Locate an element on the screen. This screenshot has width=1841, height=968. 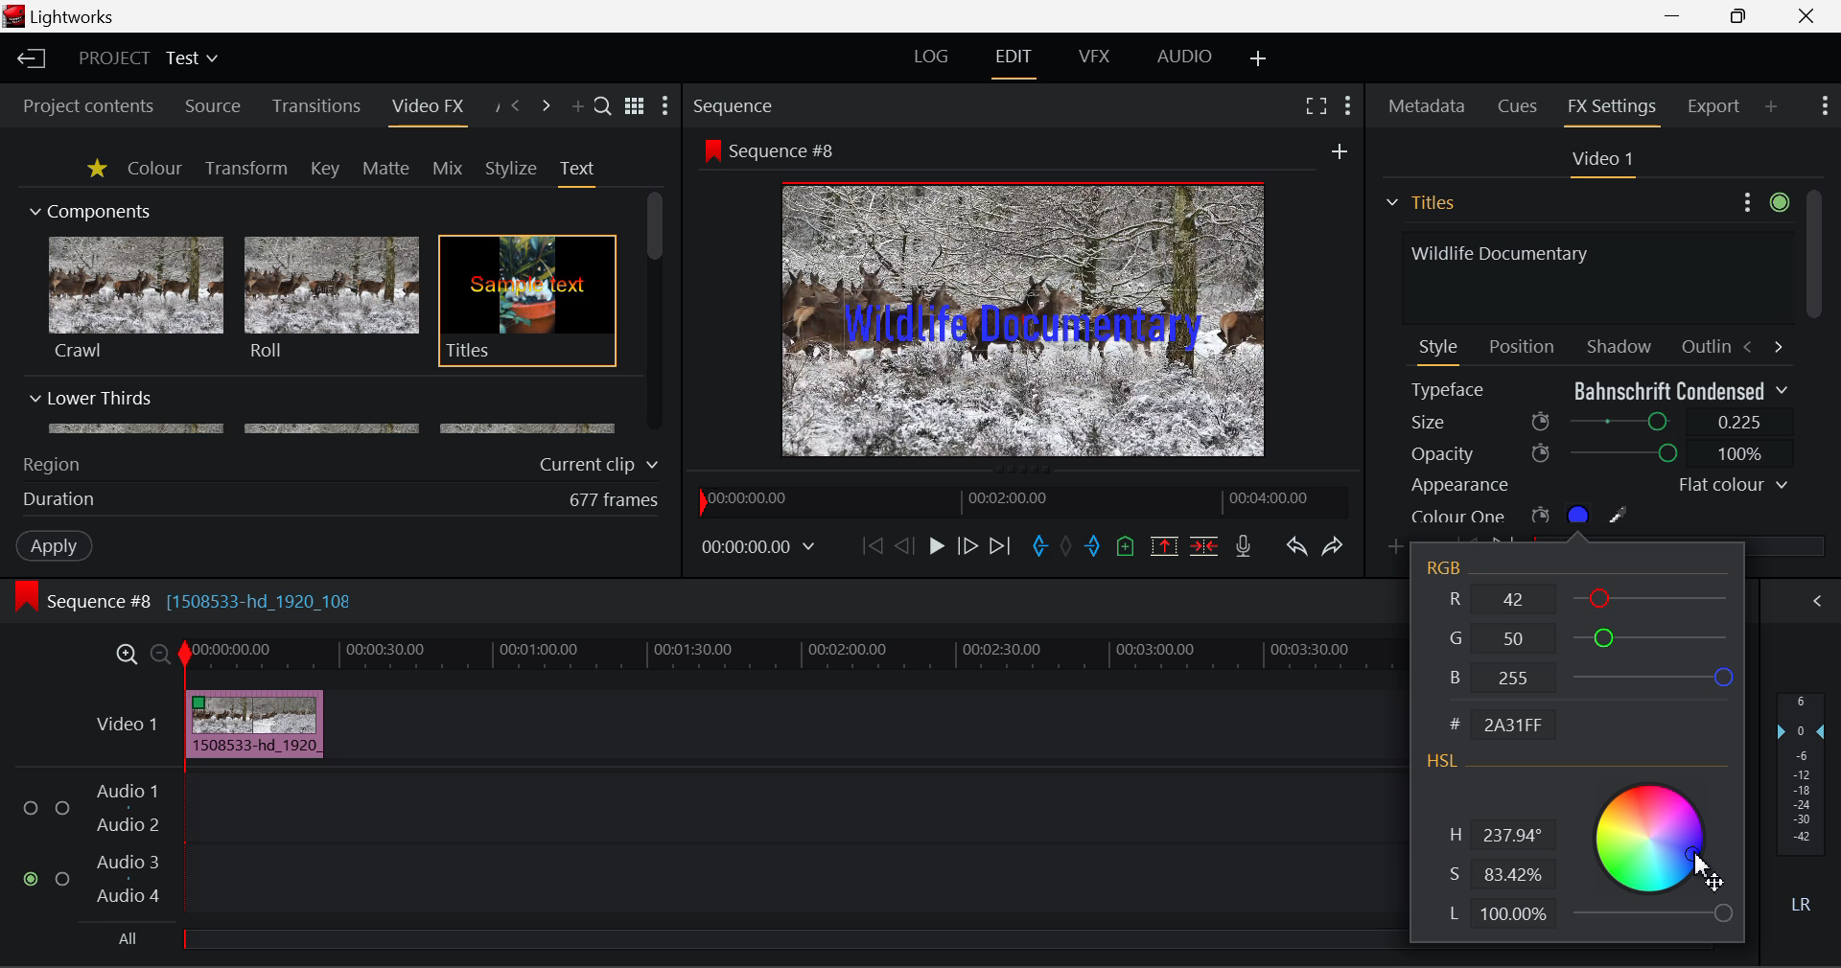
FX Settings Open is located at coordinates (1615, 109).